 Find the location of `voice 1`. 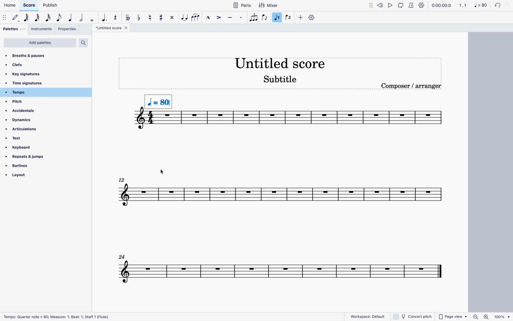

voice 1 is located at coordinates (278, 17).